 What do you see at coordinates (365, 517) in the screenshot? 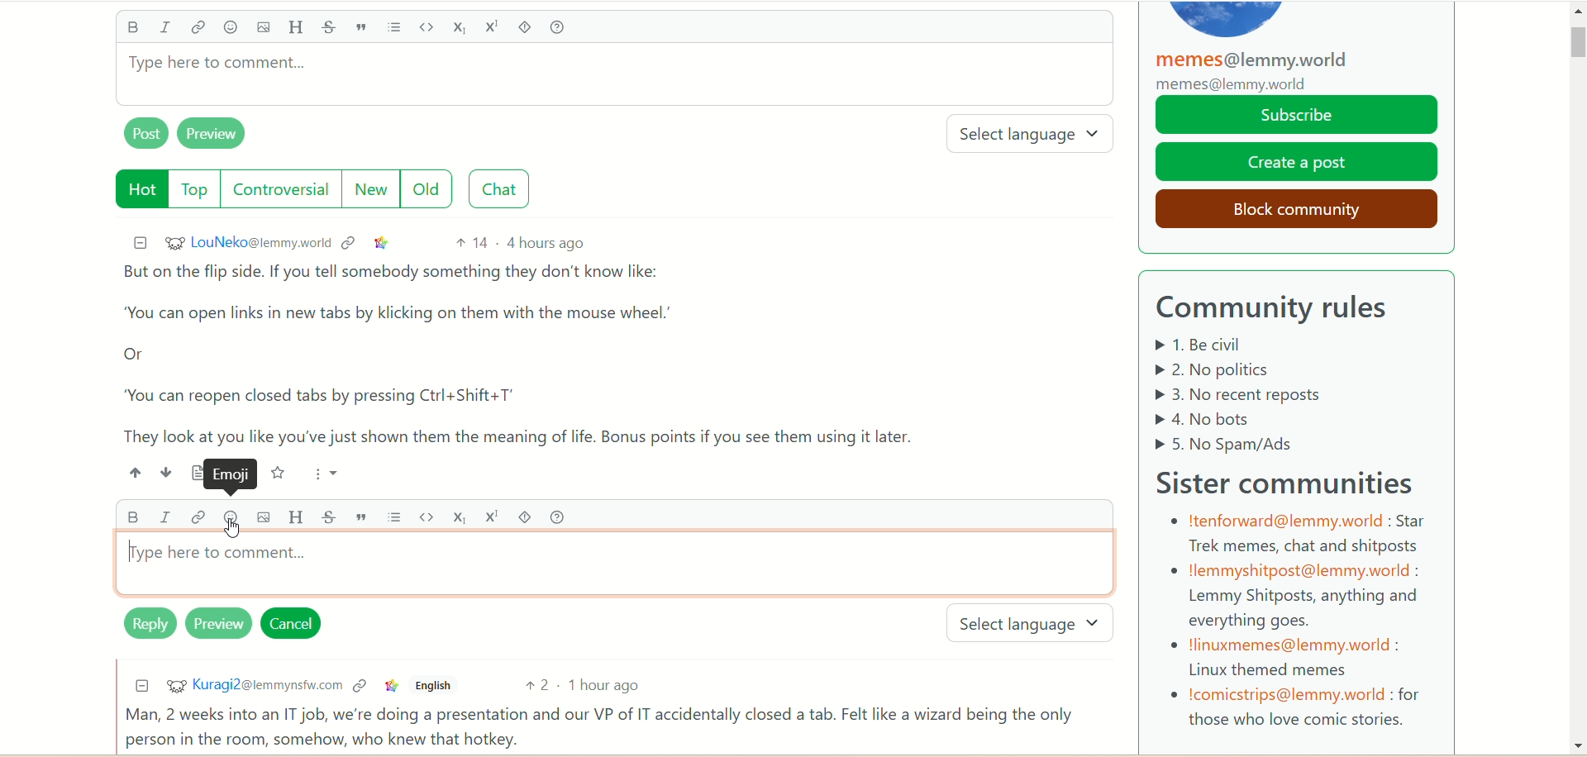
I see `quote` at bounding box center [365, 517].